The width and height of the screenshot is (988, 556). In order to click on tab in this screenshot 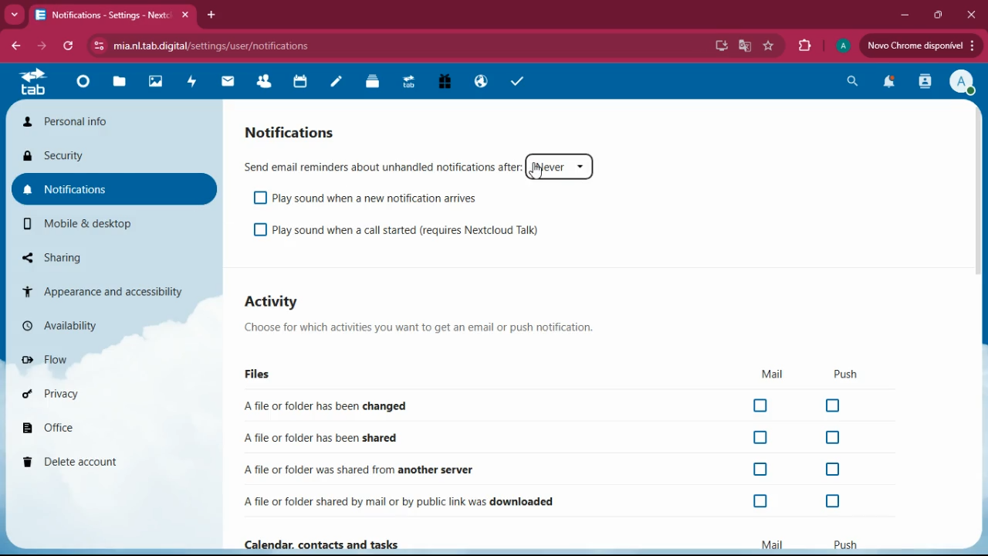, I will do `click(116, 16)`.